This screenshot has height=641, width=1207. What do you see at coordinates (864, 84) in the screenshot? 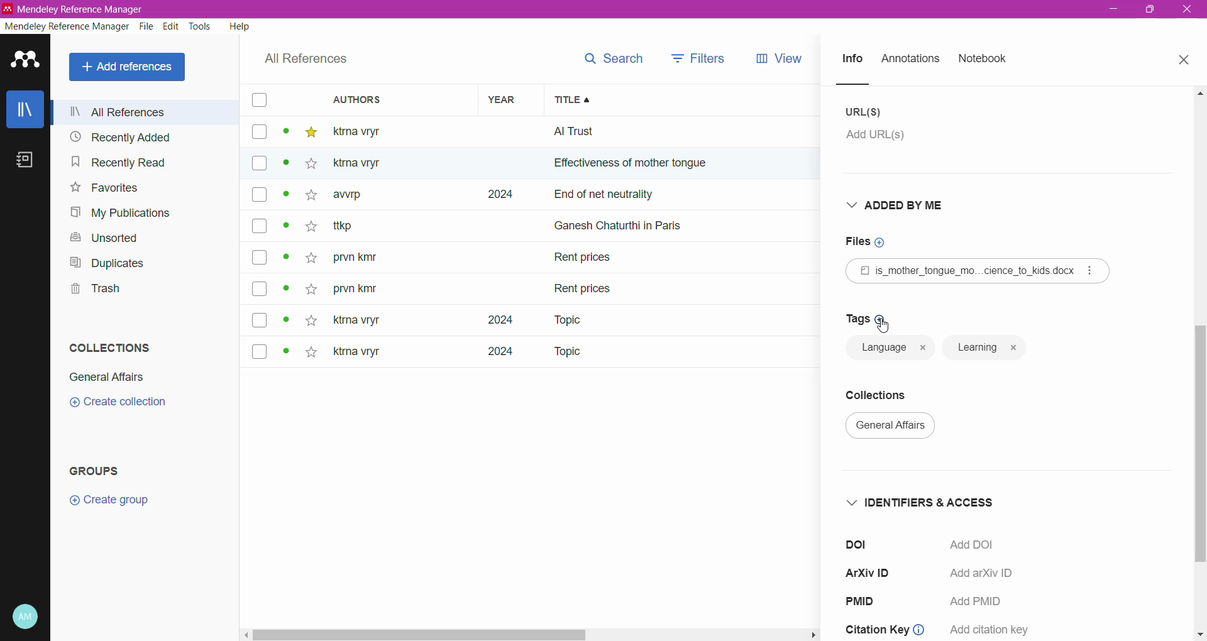
I see `line ` at bounding box center [864, 84].